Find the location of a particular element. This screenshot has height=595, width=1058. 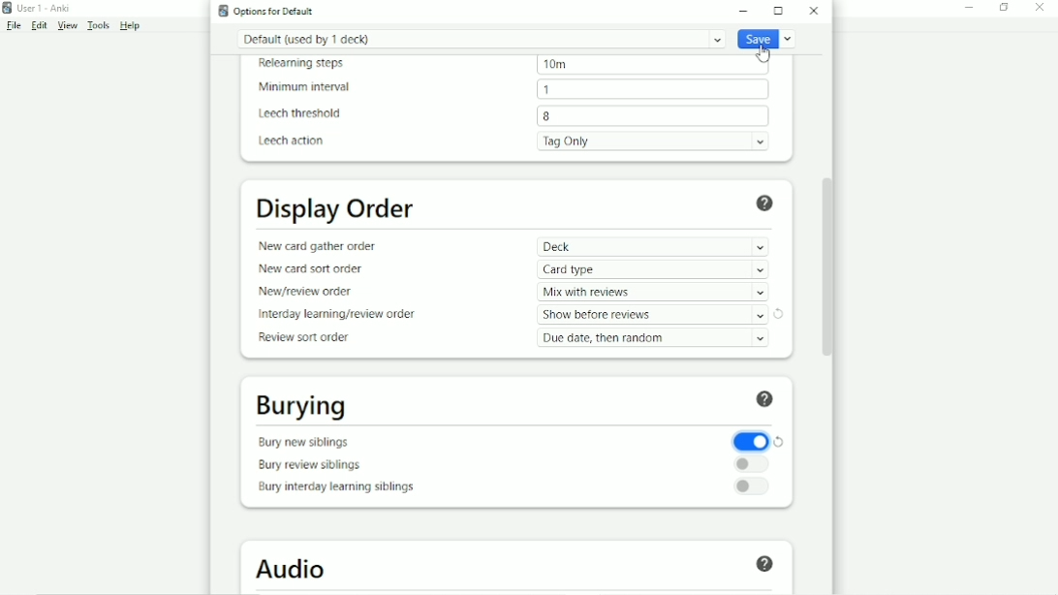

Options for default is located at coordinates (265, 11).